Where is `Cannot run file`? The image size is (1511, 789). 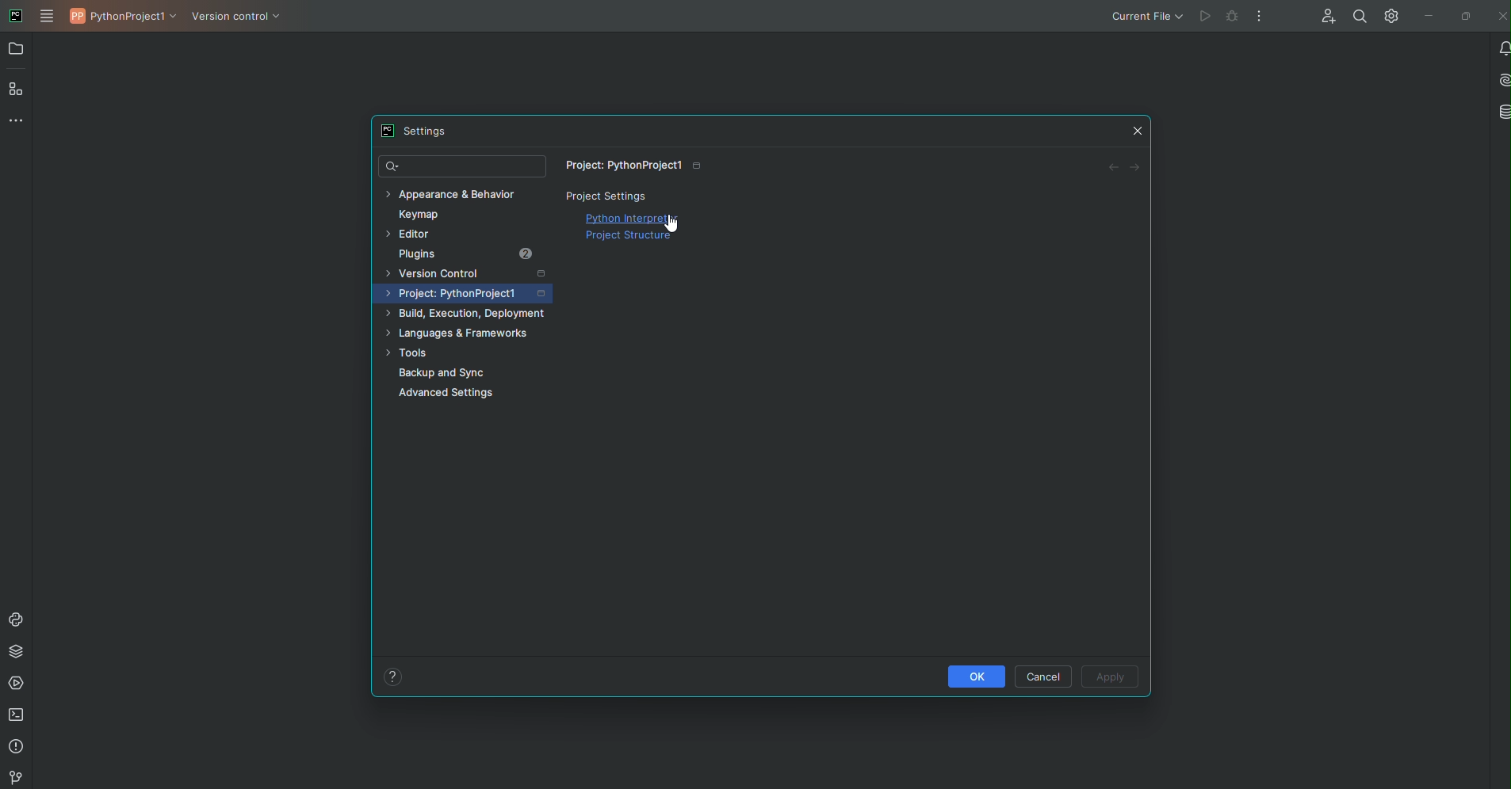 Cannot run file is located at coordinates (1214, 17).